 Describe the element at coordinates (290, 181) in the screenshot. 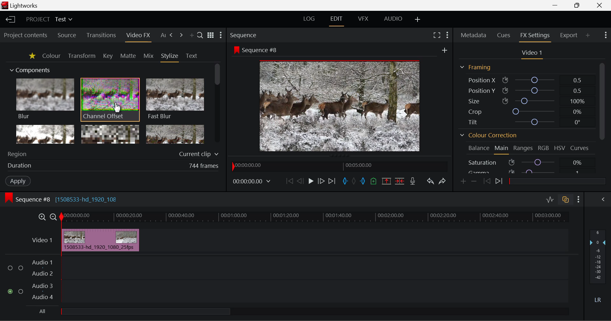

I see `To Start` at that location.